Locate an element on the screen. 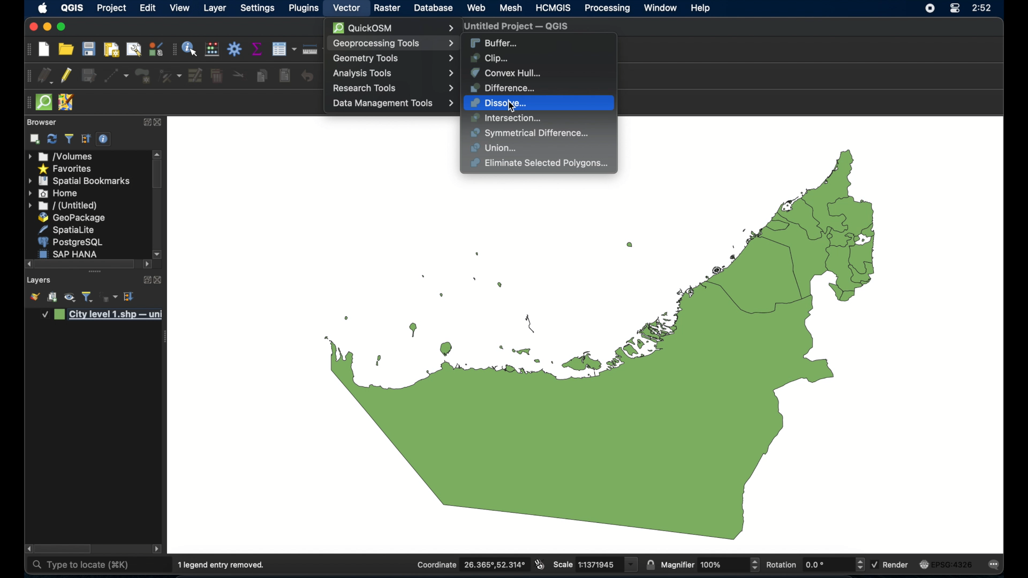 Image resolution: width=1028 pixels, height=578 pixels. control center is located at coordinates (954, 9).